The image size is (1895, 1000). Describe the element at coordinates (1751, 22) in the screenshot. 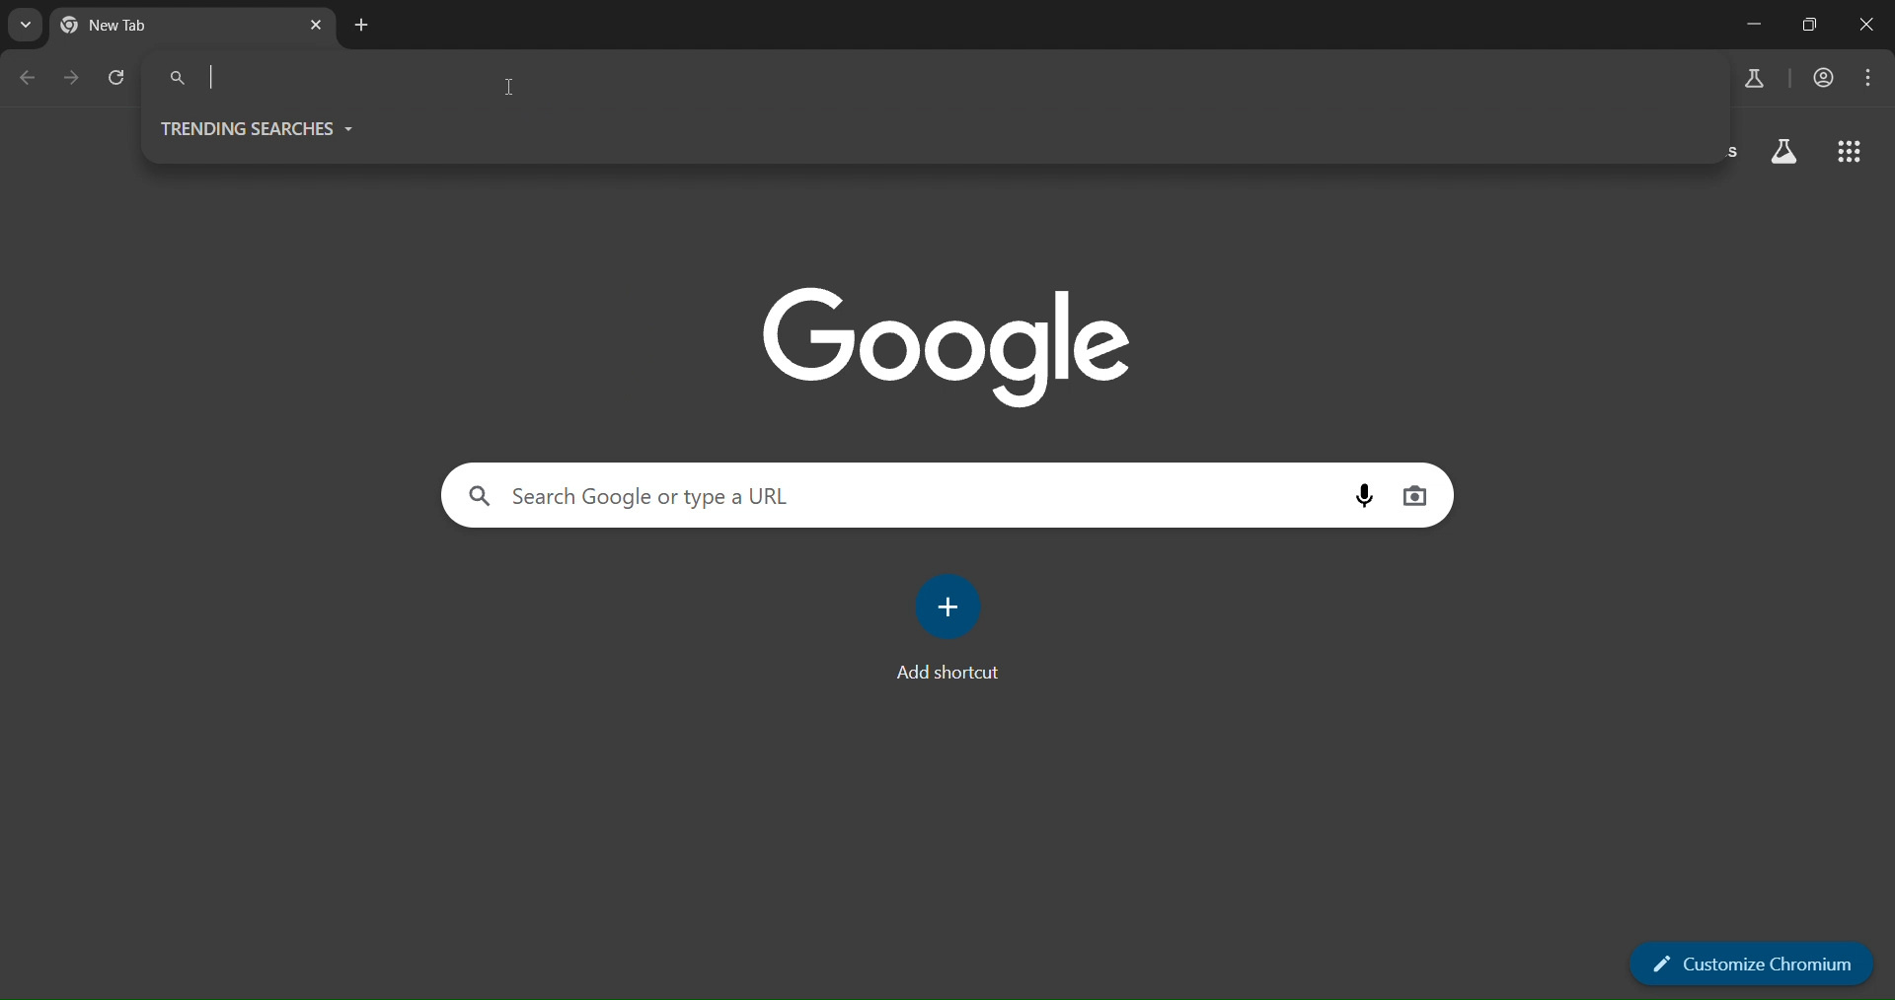

I see `minimize` at that location.